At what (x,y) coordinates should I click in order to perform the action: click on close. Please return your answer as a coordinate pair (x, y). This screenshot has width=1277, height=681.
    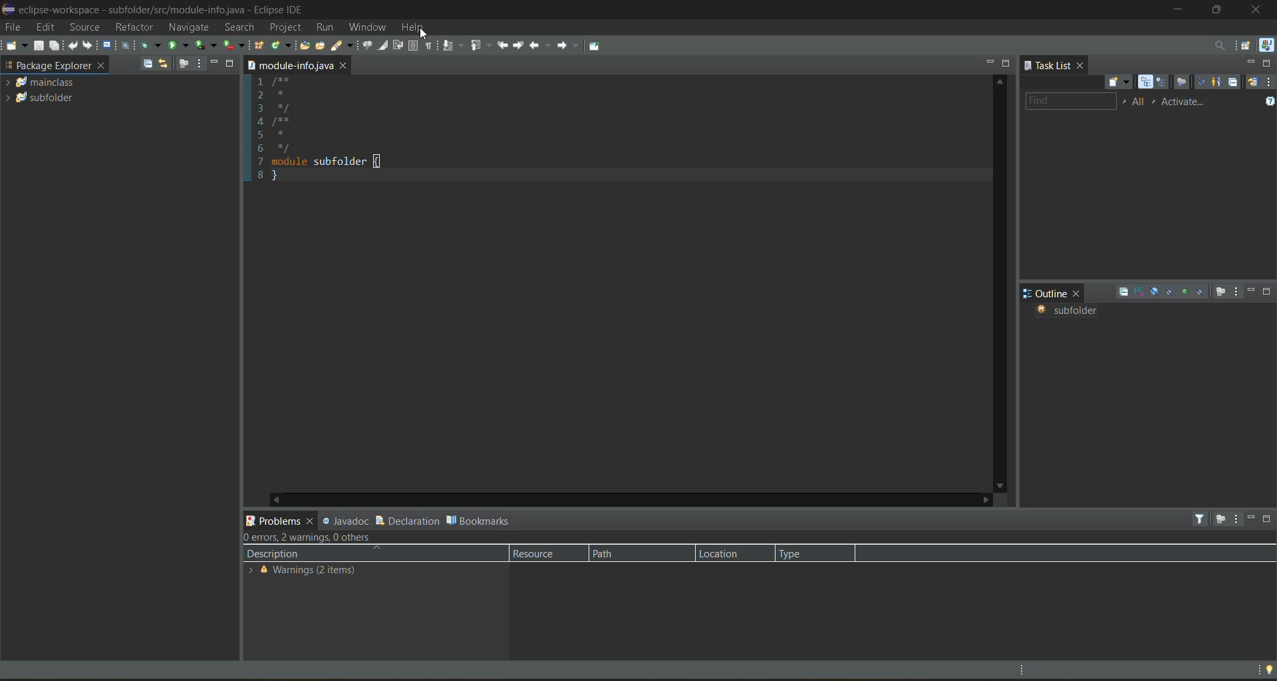
    Looking at the image, I should click on (1078, 293).